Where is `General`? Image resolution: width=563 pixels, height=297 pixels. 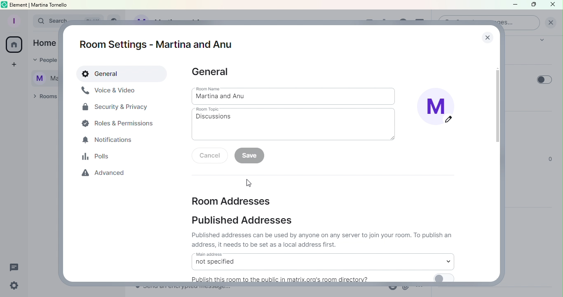 General is located at coordinates (211, 72).